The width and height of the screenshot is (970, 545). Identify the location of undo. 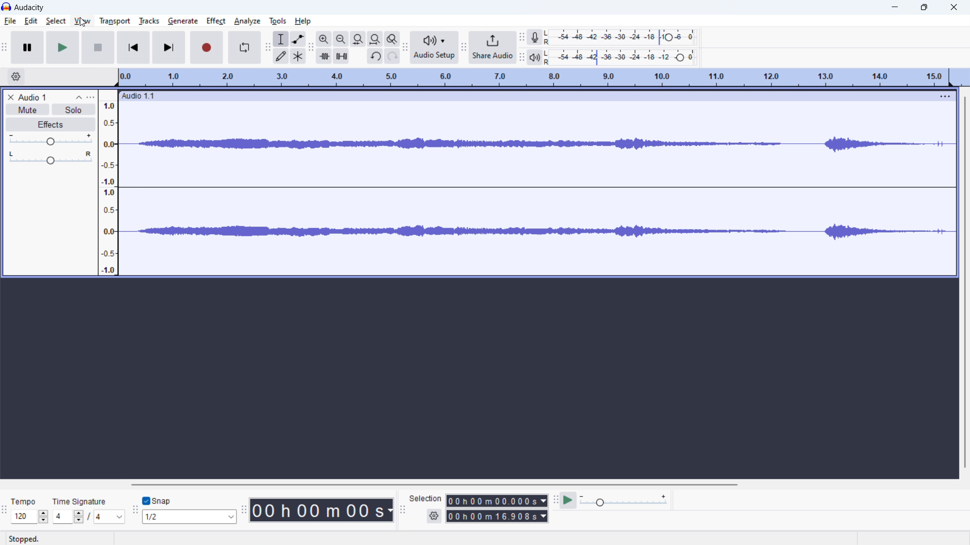
(375, 57).